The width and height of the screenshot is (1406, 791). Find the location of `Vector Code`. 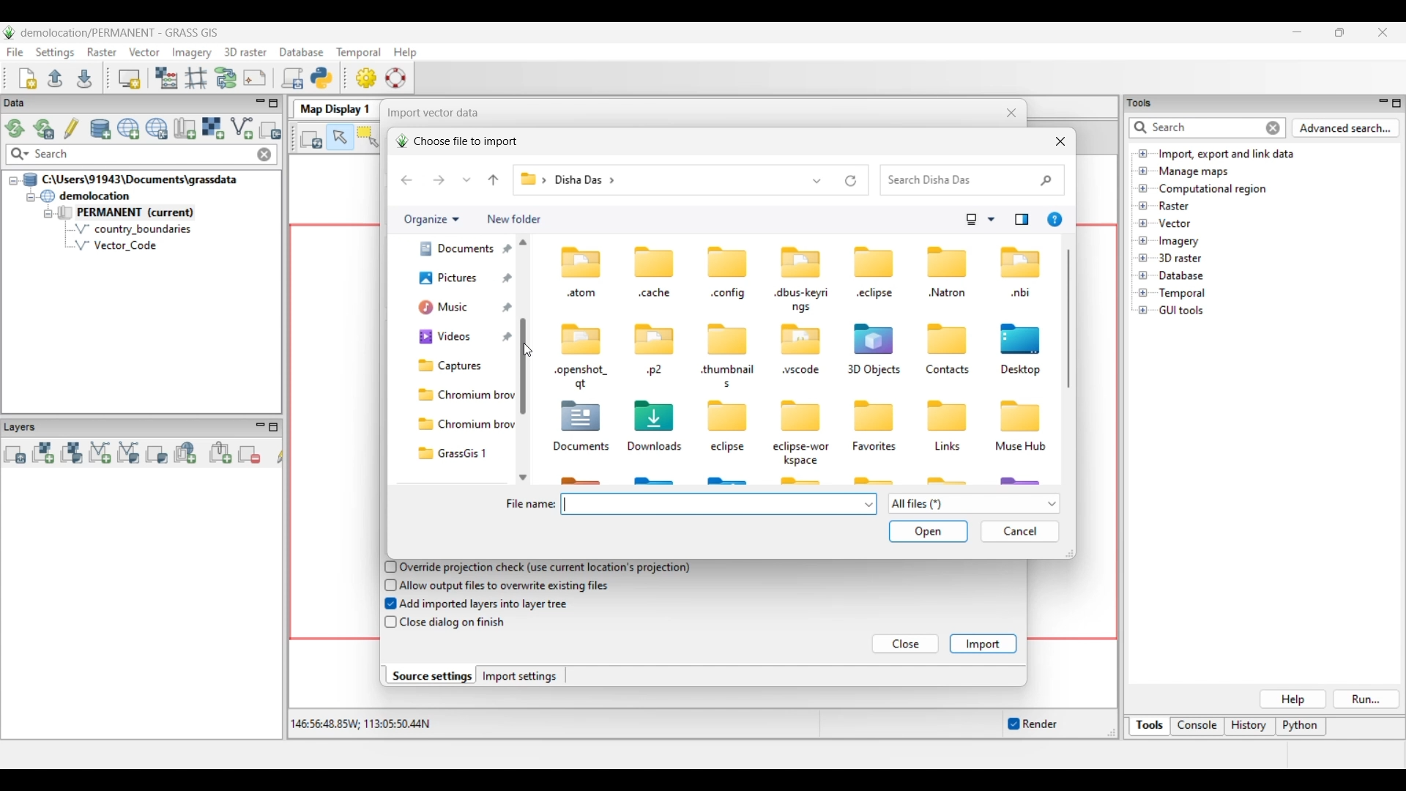

Vector Code is located at coordinates (124, 245).